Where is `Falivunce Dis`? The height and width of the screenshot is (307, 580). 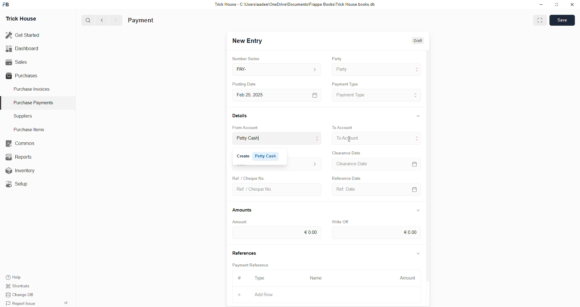 Falivunce Dis is located at coordinates (351, 177).